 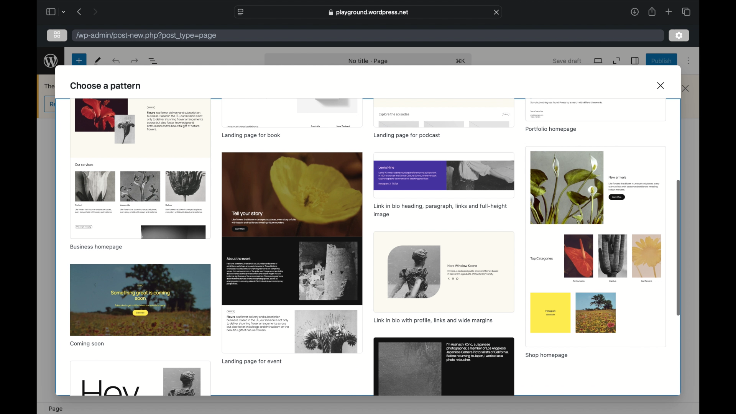 I want to click on redo, so click(x=117, y=61).